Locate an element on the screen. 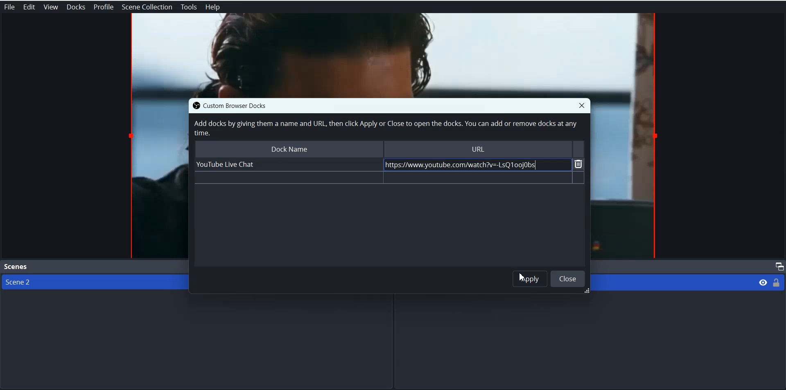 This screenshot has width=786, height=390. Custom Browser Docks is located at coordinates (243, 105).